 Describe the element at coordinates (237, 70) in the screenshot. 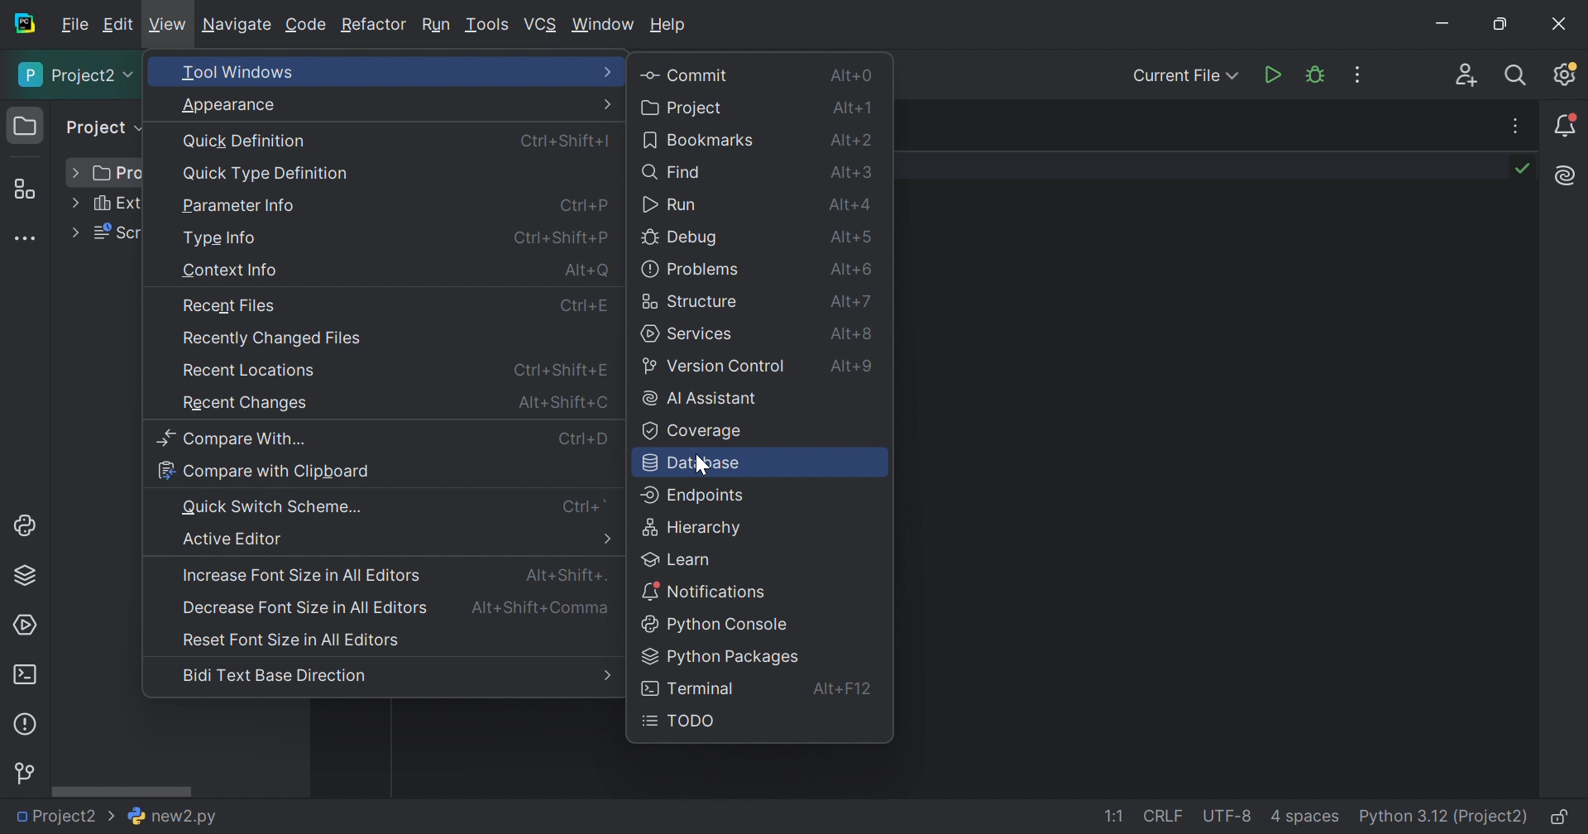

I see `Tool windows` at that location.